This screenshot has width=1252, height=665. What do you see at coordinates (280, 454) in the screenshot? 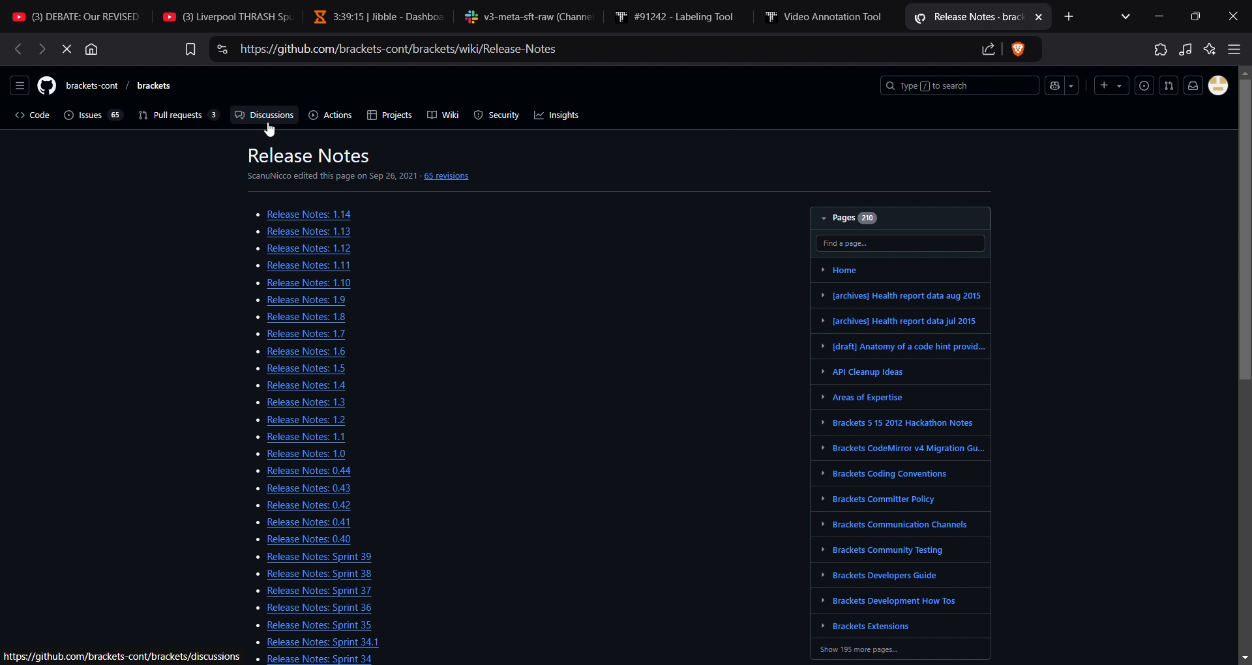
I see `o Release Notes: 1.0` at bounding box center [280, 454].